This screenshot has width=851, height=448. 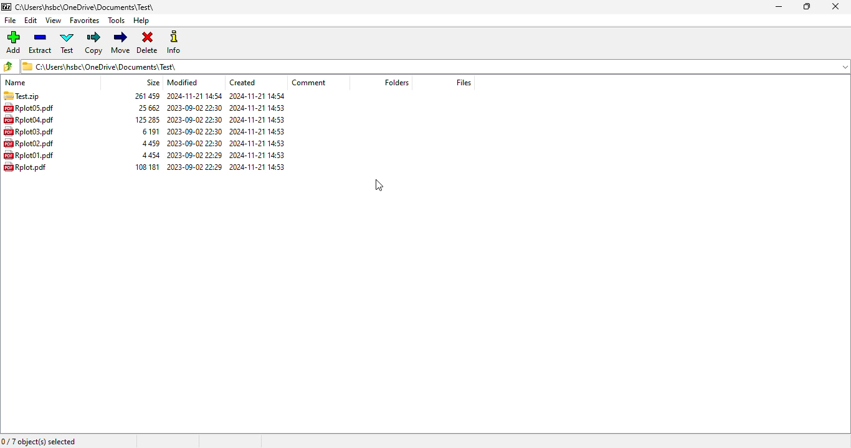 What do you see at coordinates (29, 108) in the screenshot?
I see `rplot05` at bounding box center [29, 108].